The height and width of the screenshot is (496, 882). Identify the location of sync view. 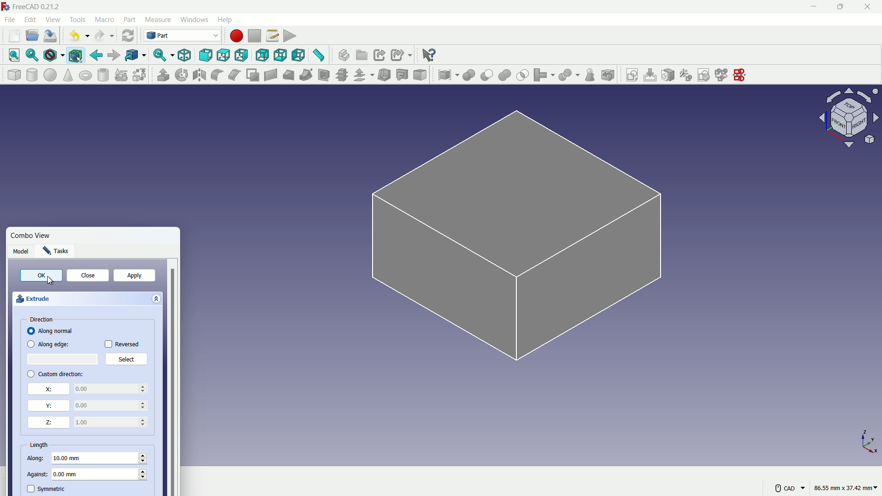
(163, 54).